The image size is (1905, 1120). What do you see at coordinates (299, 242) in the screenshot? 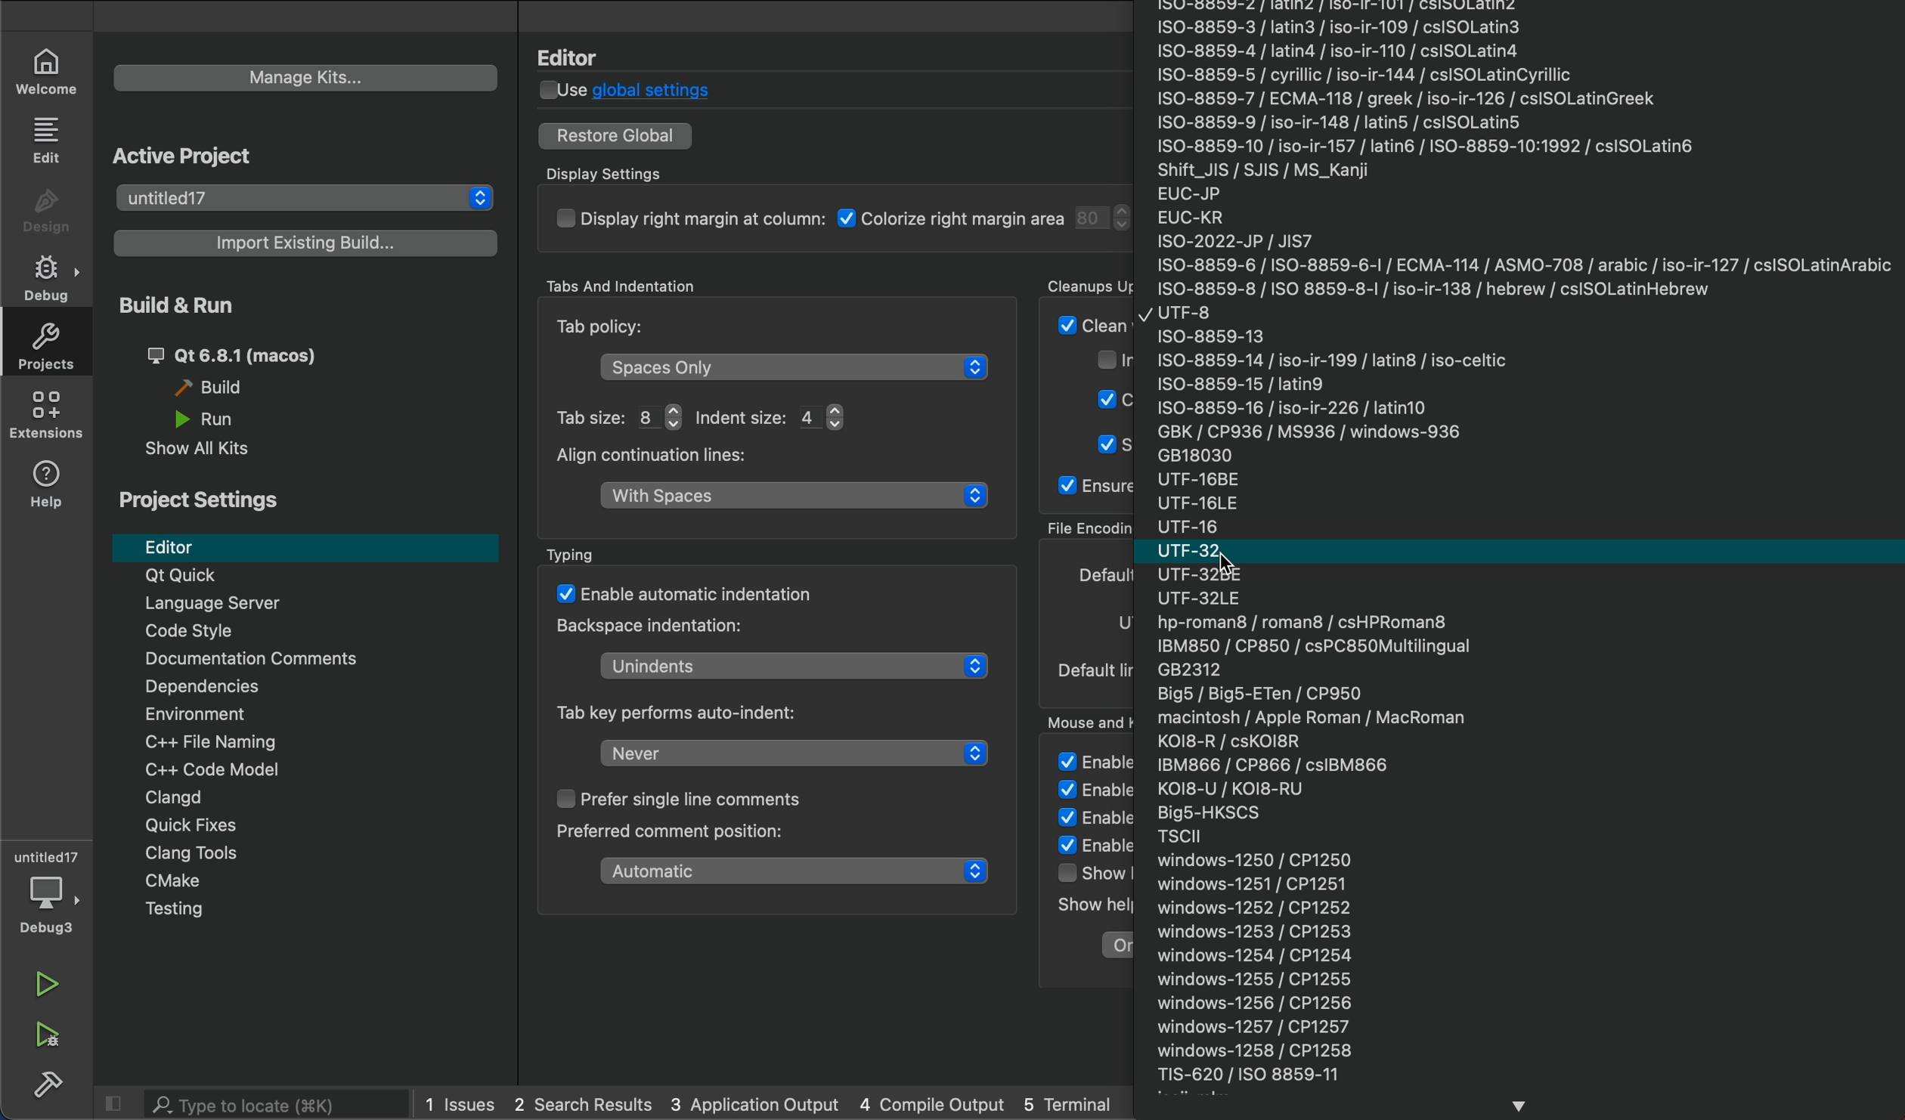
I see `existing builds` at bounding box center [299, 242].